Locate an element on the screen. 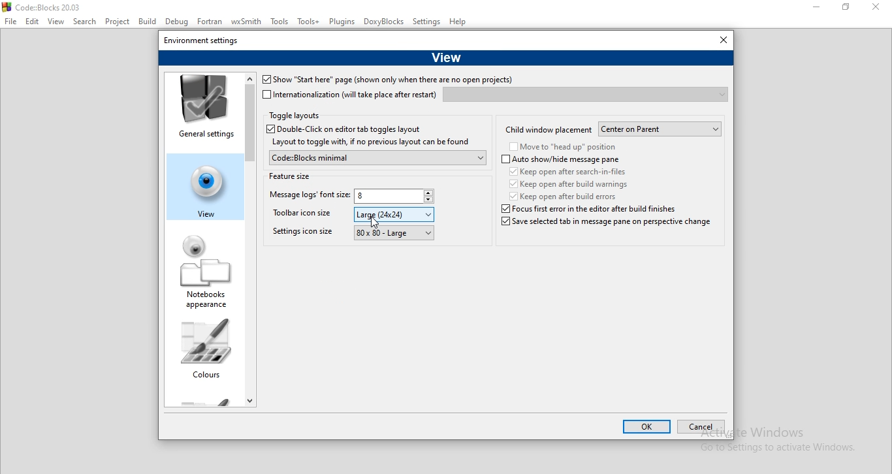 Image resolution: width=892 pixels, height=474 pixels. Settings is located at coordinates (427, 22).